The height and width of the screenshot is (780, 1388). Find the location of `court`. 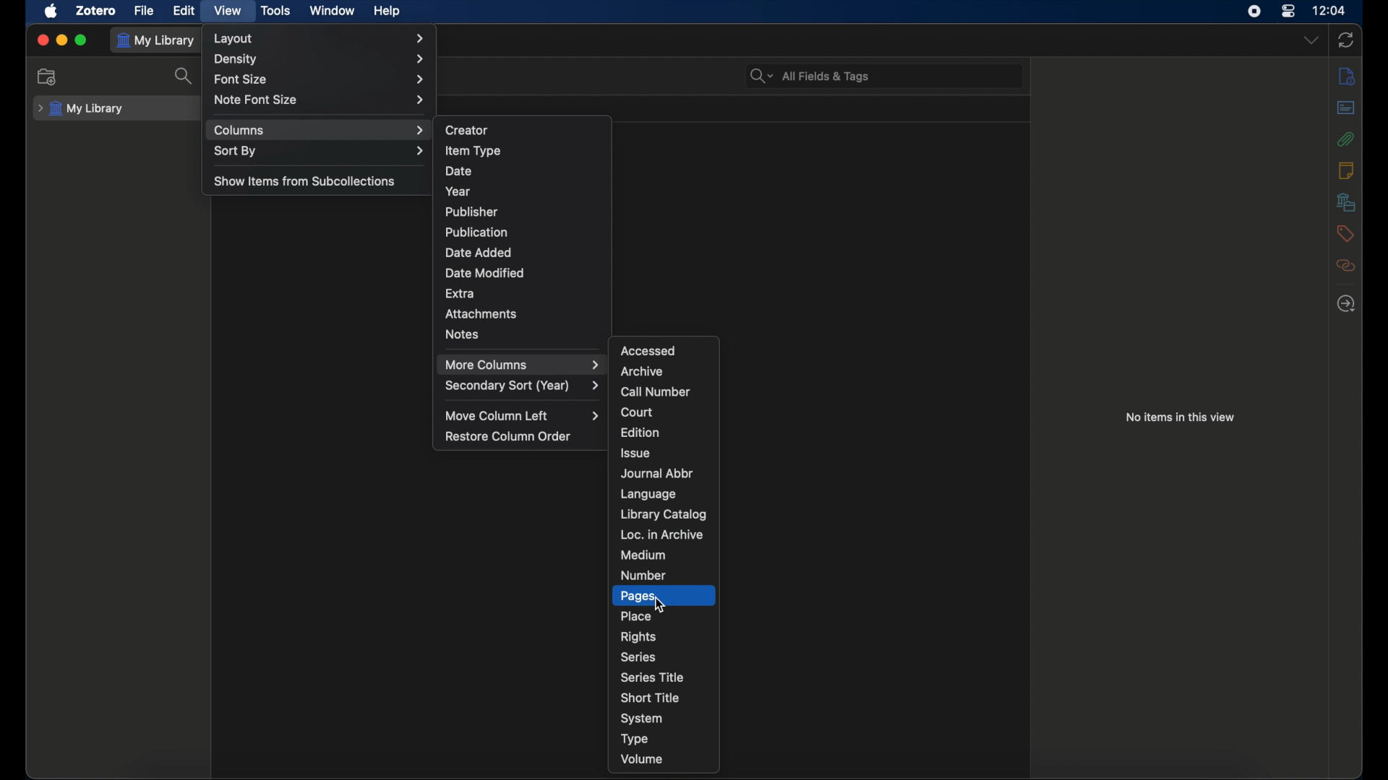

court is located at coordinates (637, 412).